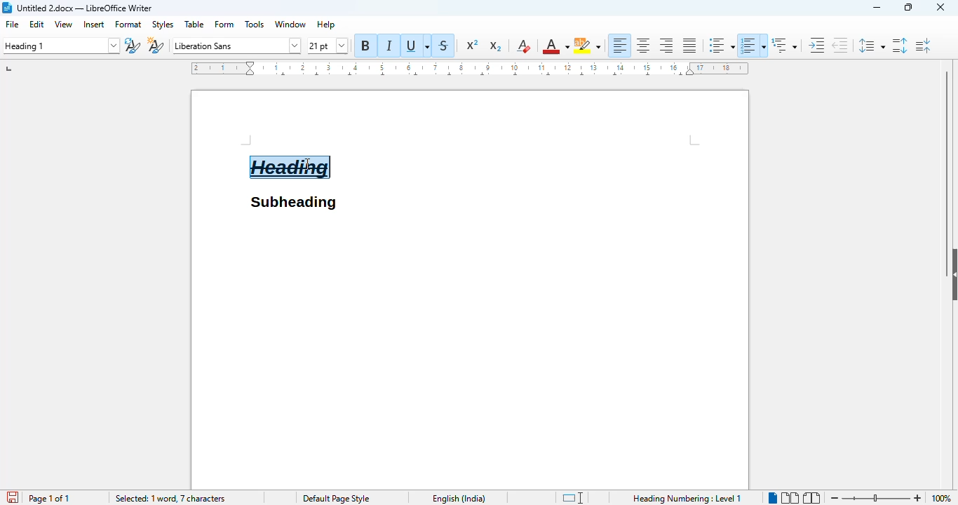 Image resolution: width=958 pixels, height=505 pixels. I want to click on align center, so click(643, 45).